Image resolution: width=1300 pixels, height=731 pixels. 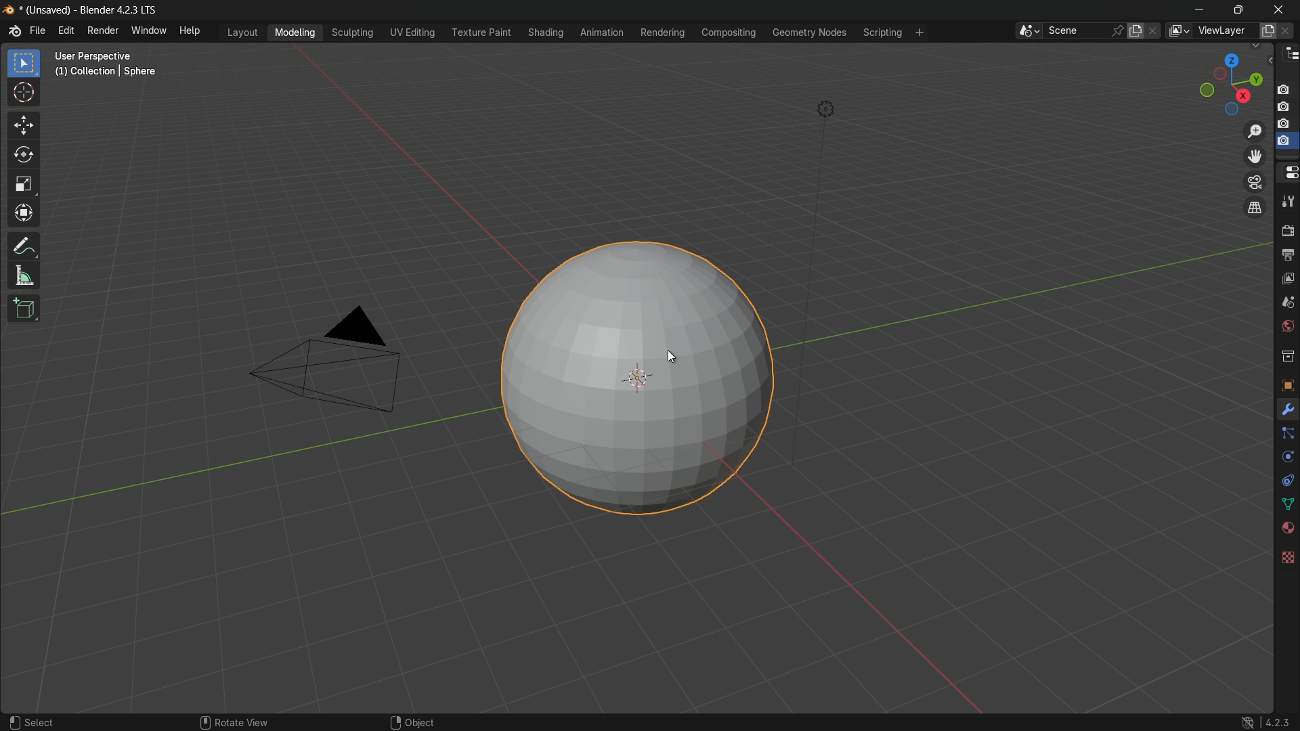 What do you see at coordinates (884, 34) in the screenshot?
I see `scripting menu` at bounding box center [884, 34].